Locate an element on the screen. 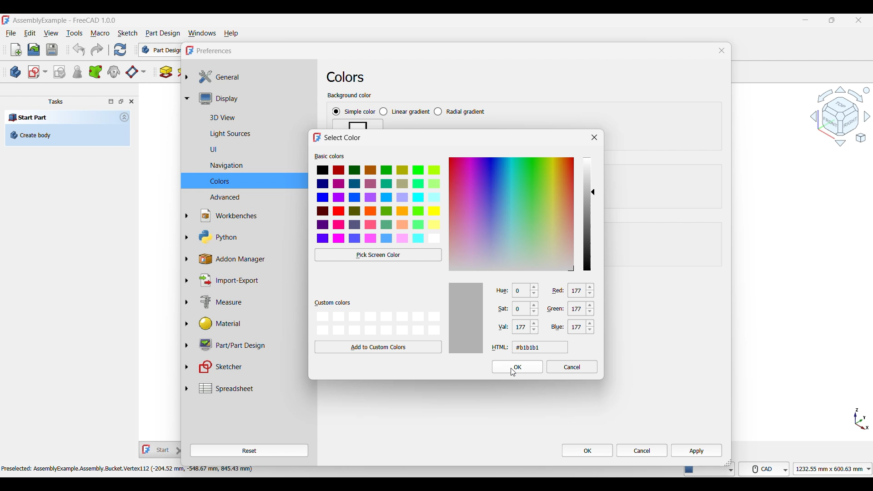 Image resolution: width=873 pixels, height=491 pixels. Linear gradient toggle is located at coordinates (404, 112).